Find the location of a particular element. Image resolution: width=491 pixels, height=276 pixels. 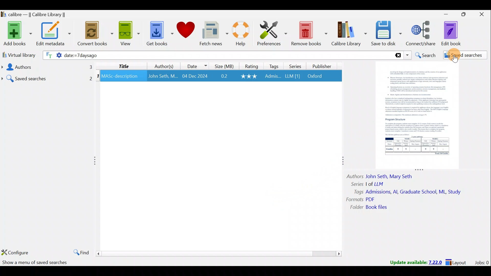

Get books is located at coordinates (158, 33).